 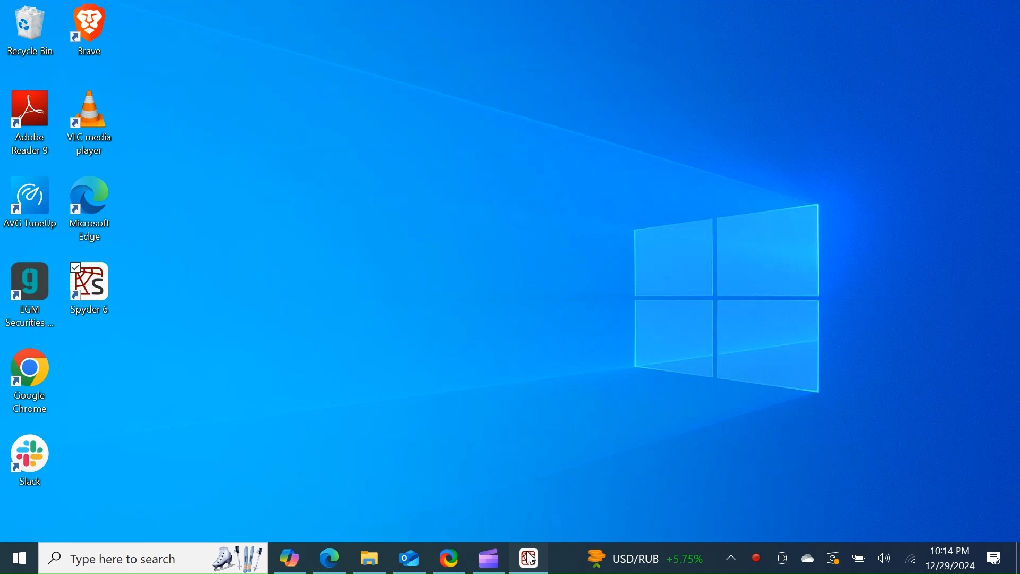 I want to click on Copilot, so click(x=291, y=558).